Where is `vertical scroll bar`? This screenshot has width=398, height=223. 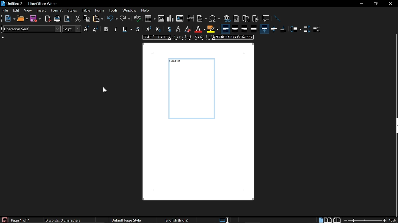
vertical scroll bar is located at coordinates (396, 176).